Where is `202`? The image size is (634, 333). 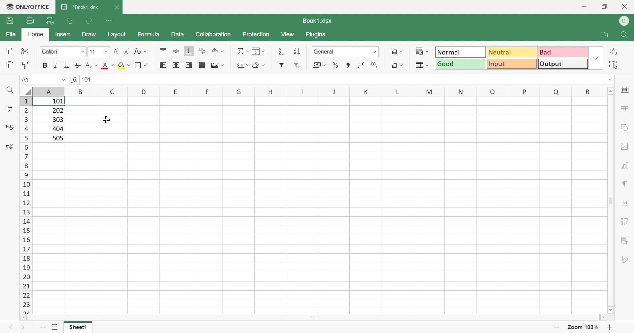
202 is located at coordinates (58, 112).